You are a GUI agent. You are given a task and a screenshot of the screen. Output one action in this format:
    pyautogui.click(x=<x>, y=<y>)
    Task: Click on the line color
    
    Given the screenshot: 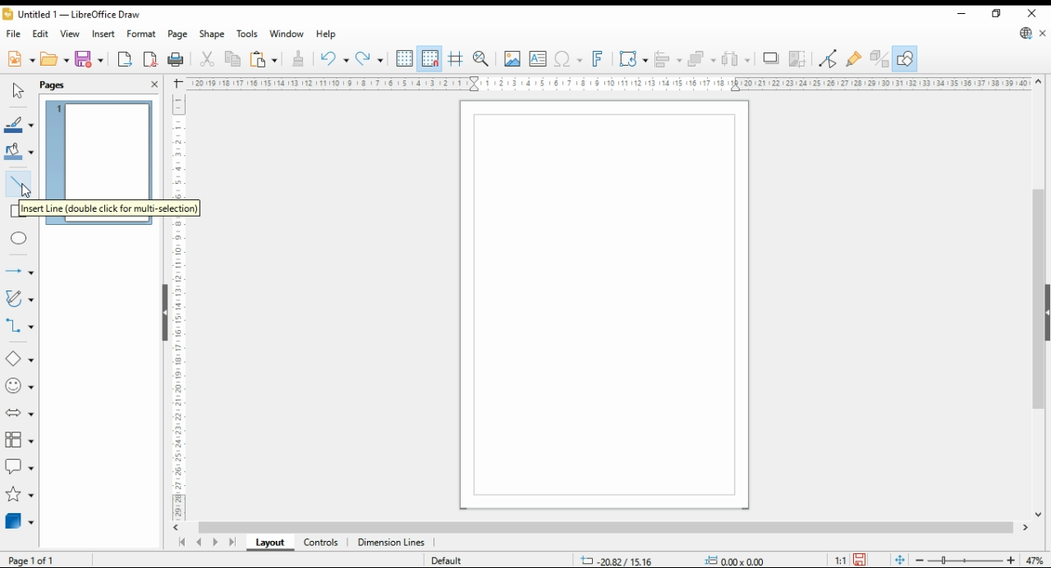 What is the action you would take?
    pyautogui.click(x=18, y=126)
    